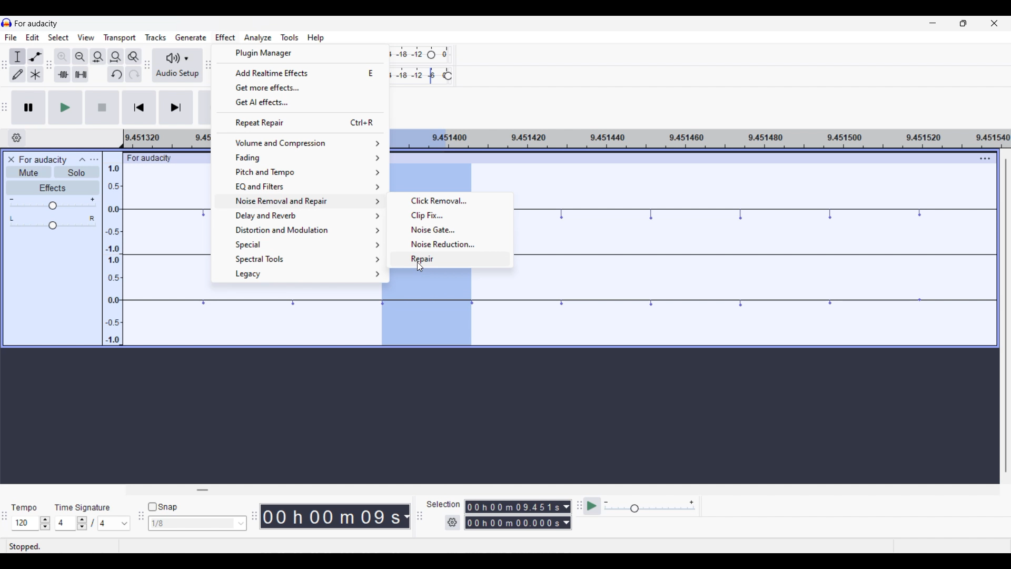 The image size is (1011, 569). What do you see at coordinates (290, 37) in the screenshot?
I see `Tools menu` at bounding box center [290, 37].